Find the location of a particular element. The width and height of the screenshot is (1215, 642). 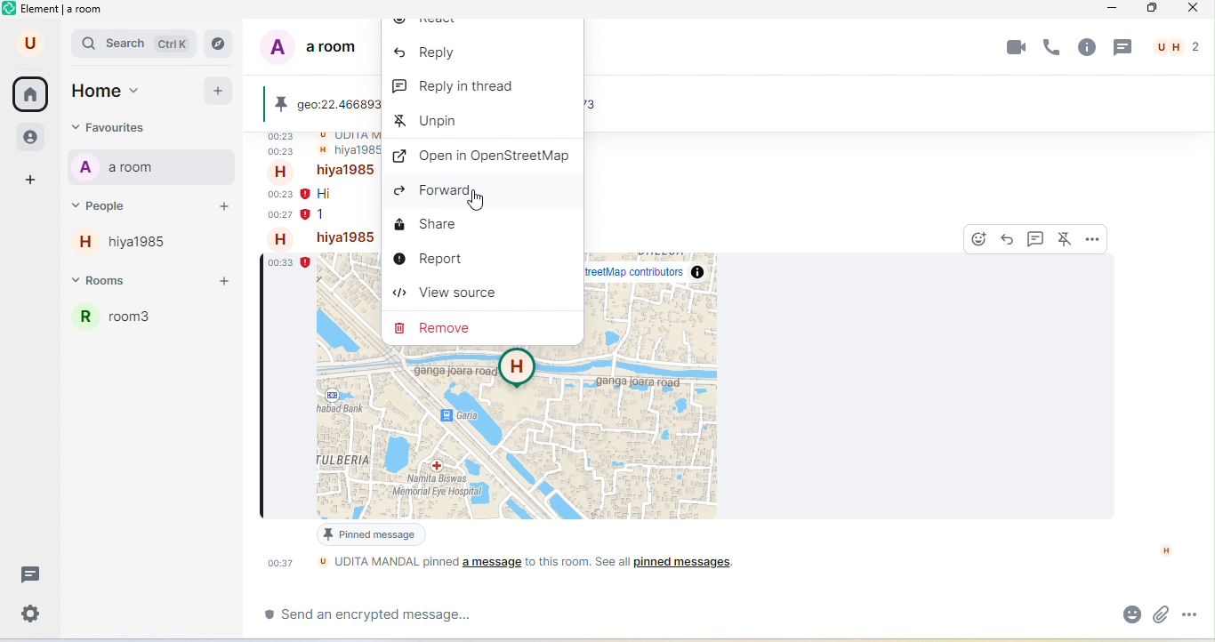

open in open street map is located at coordinates (483, 156).